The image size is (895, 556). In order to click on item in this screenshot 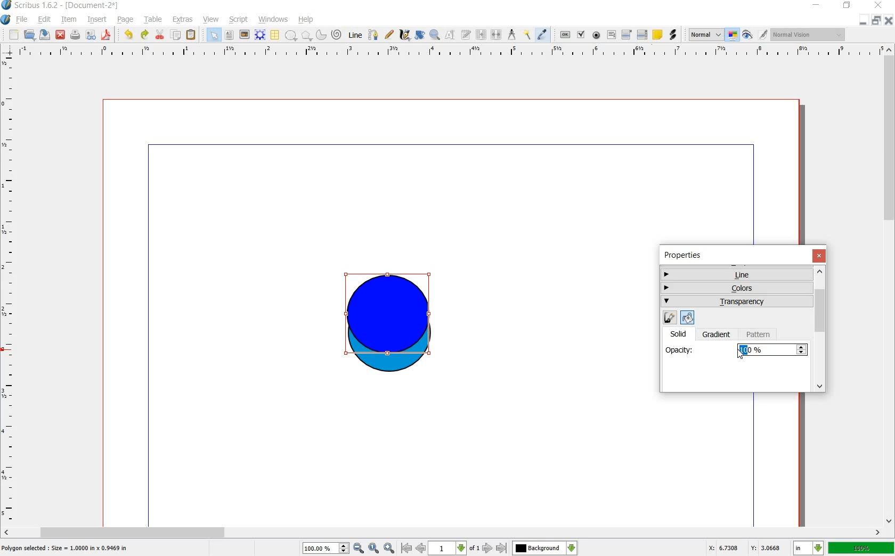, I will do `click(69, 20)`.